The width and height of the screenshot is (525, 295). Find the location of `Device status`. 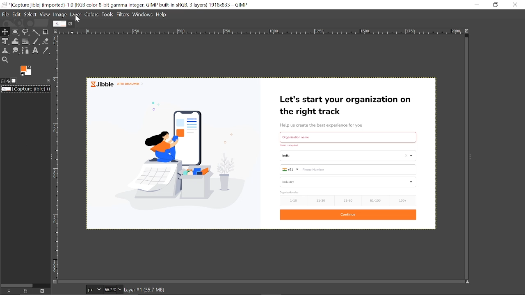

Device status is located at coordinates (8, 81).